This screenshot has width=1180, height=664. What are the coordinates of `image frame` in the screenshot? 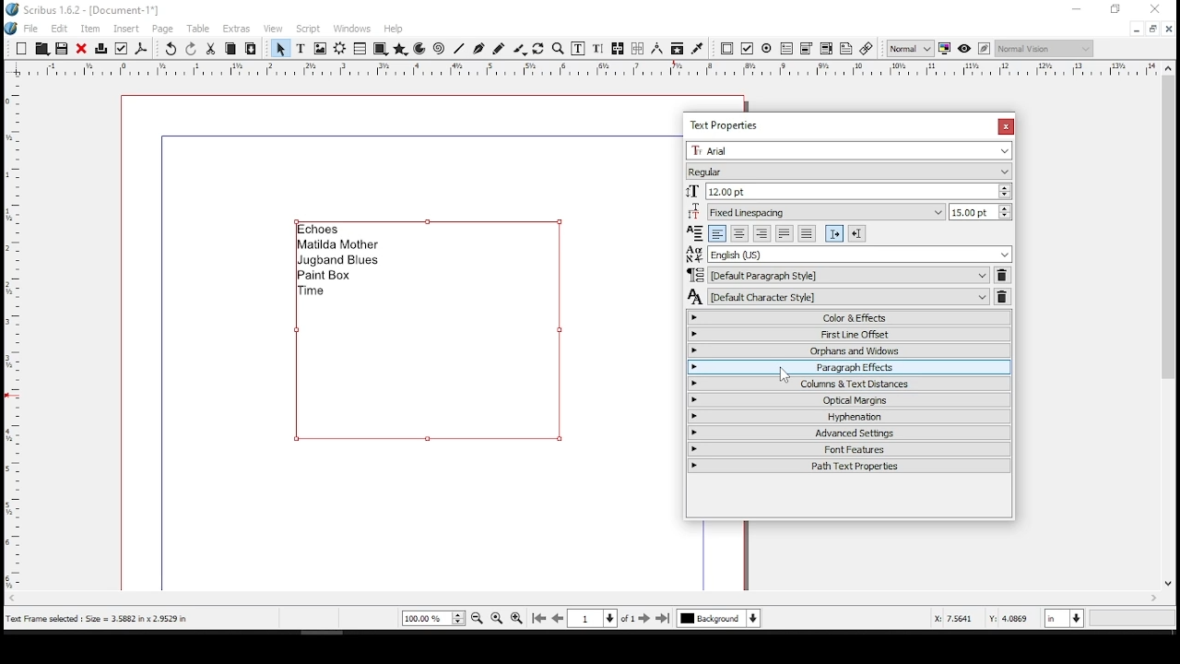 It's located at (320, 49).